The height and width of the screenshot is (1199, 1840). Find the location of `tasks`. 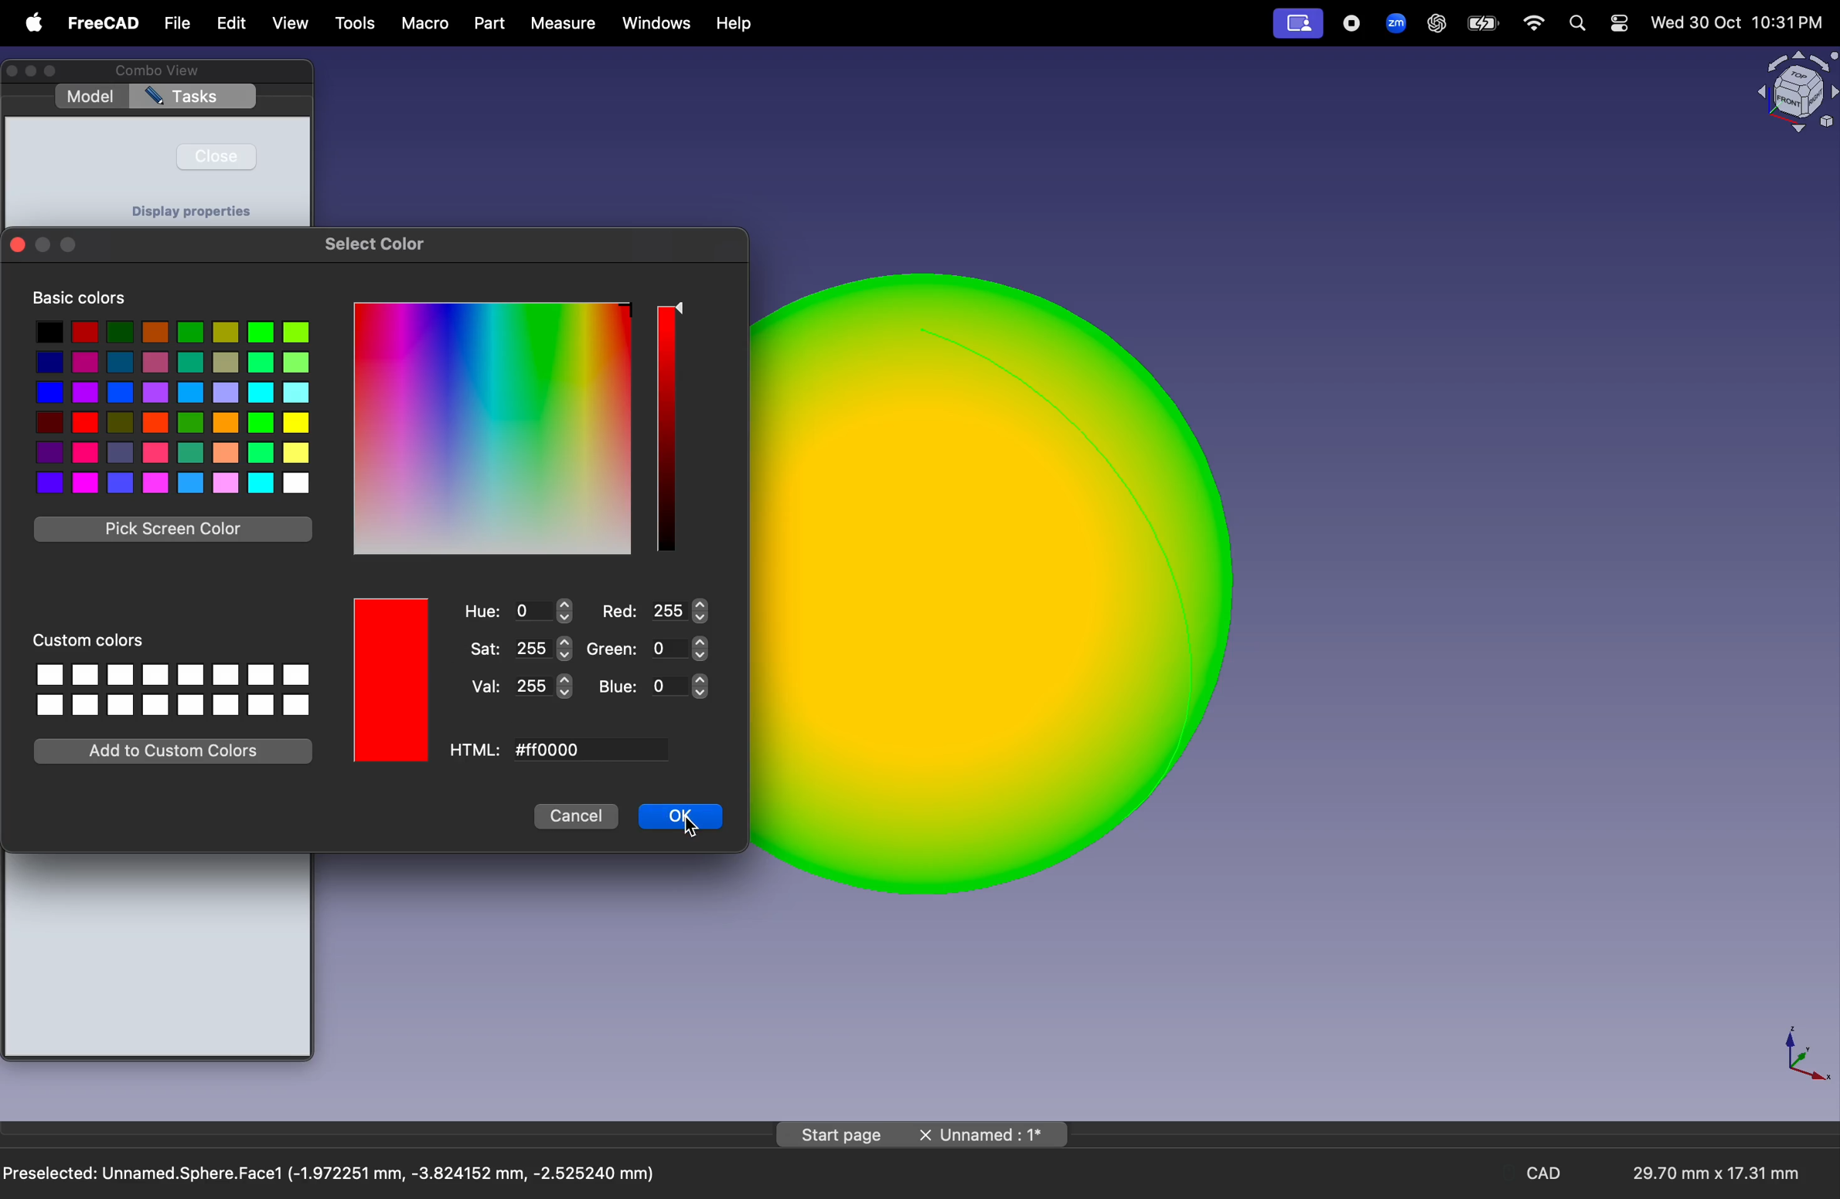

tasks is located at coordinates (193, 97).